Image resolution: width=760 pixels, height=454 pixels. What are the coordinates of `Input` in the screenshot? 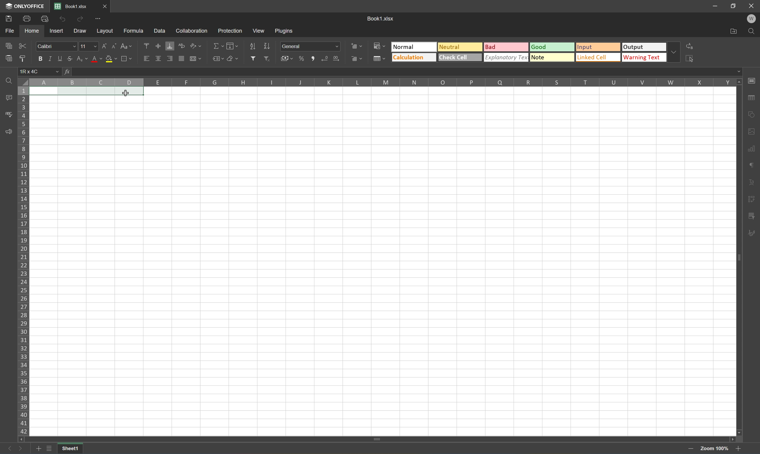 It's located at (598, 48).